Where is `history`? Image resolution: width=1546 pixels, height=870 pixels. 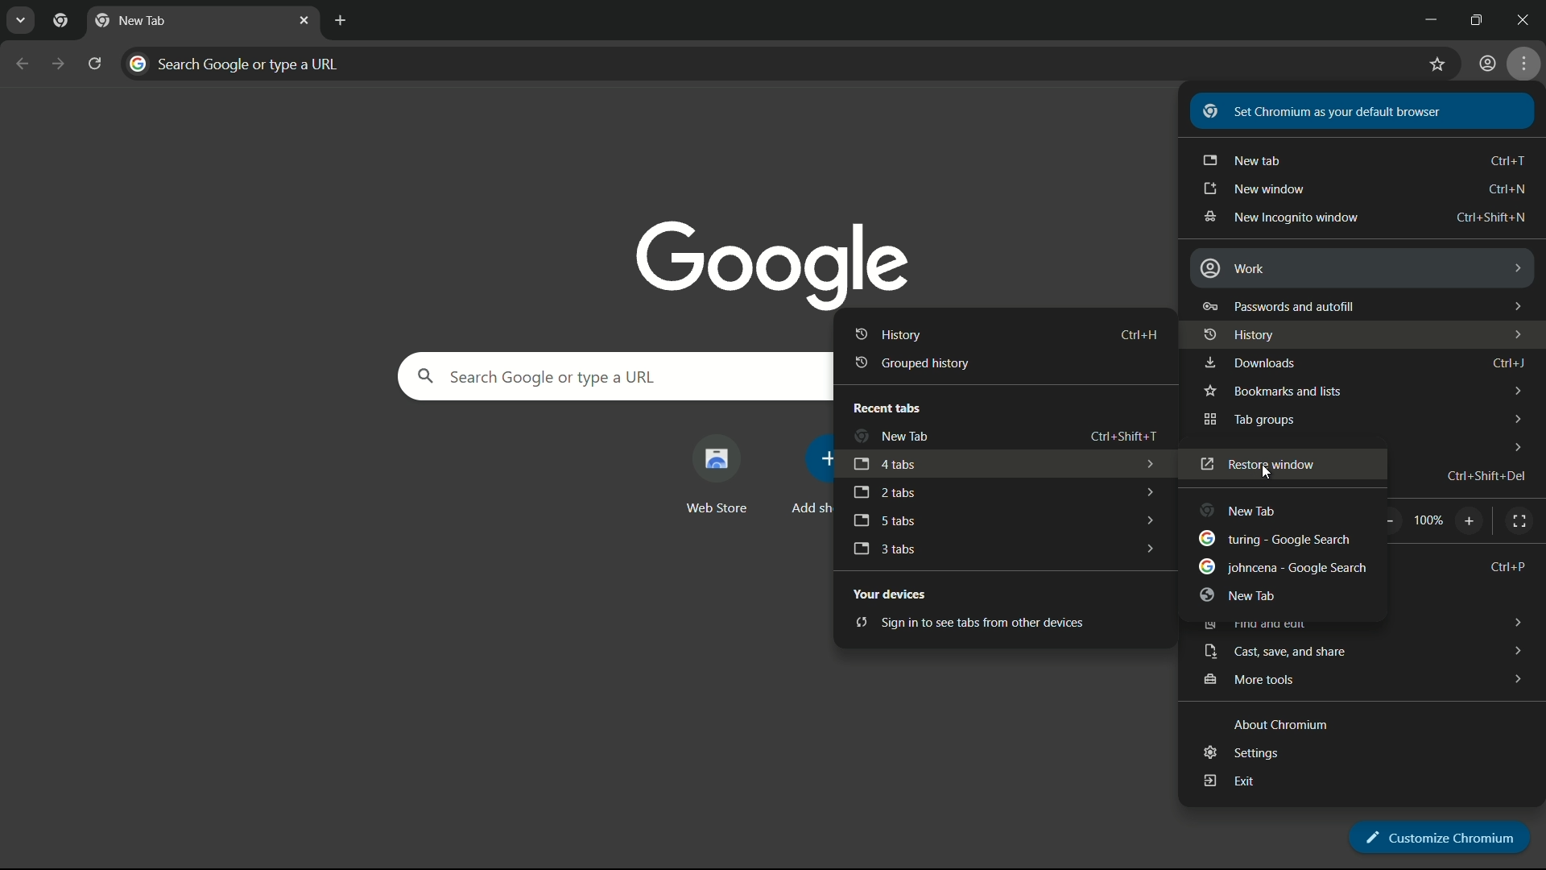 history is located at coordinates (1241, 336).